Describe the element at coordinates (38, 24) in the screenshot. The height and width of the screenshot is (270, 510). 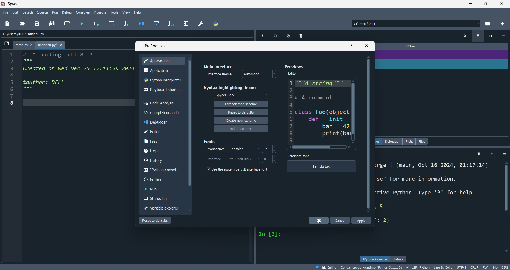
I see `save` at that location.